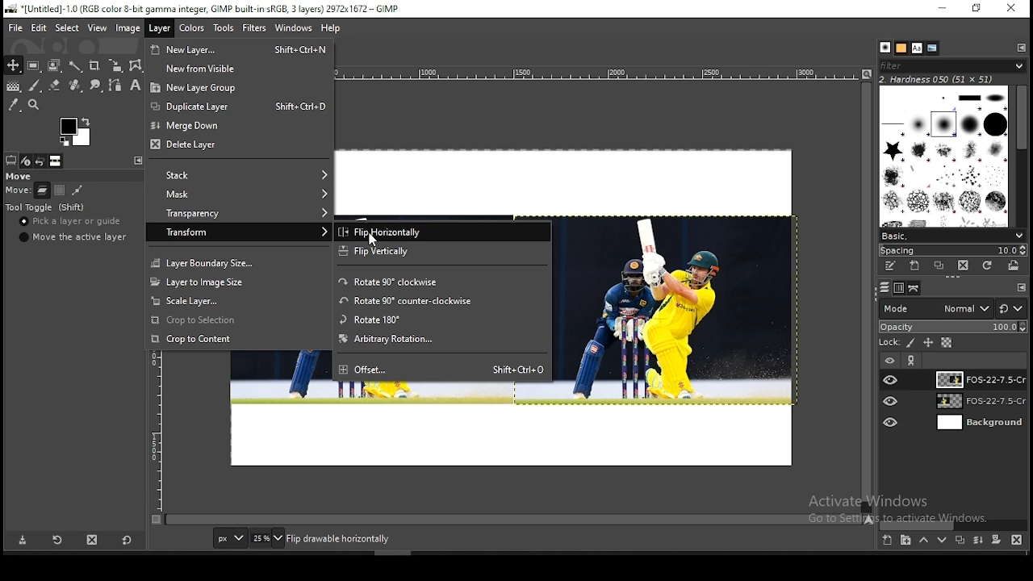  Describe the element at coordinates (239, 211) in the screenshot. I see `transperancy` at that location.